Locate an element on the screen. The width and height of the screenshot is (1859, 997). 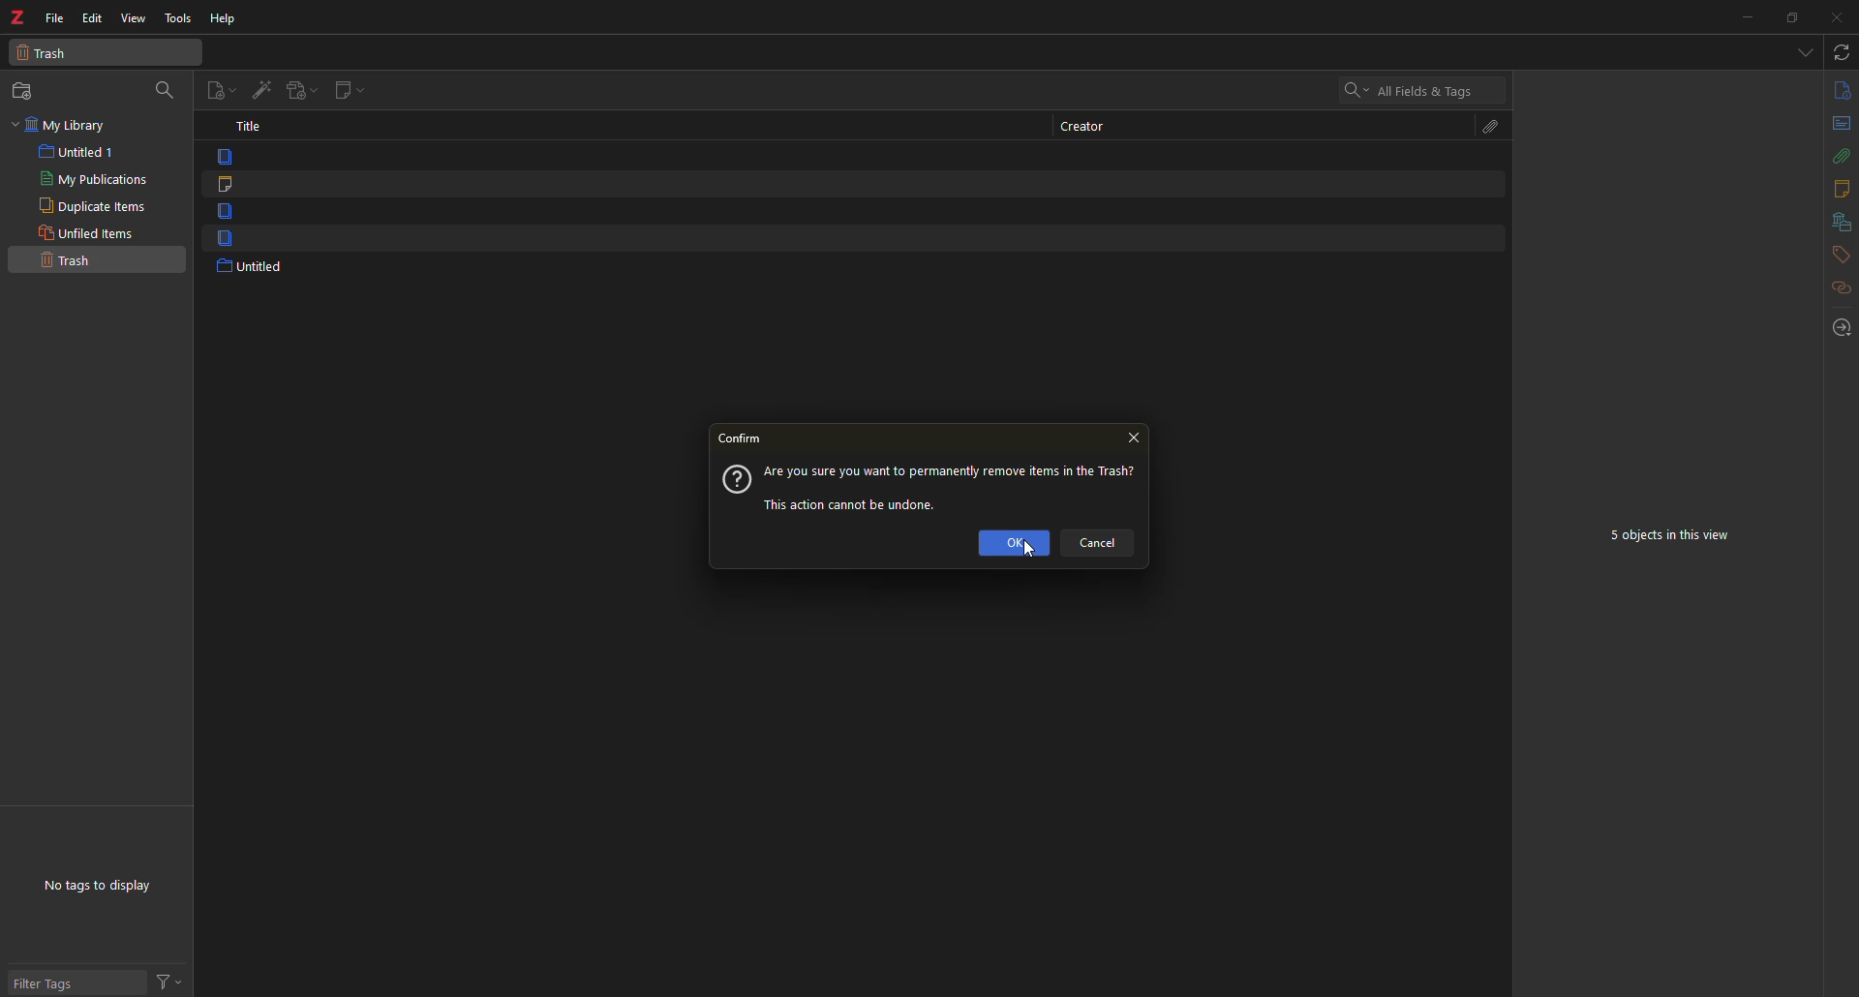
library is located at coordinates (1841, 222).